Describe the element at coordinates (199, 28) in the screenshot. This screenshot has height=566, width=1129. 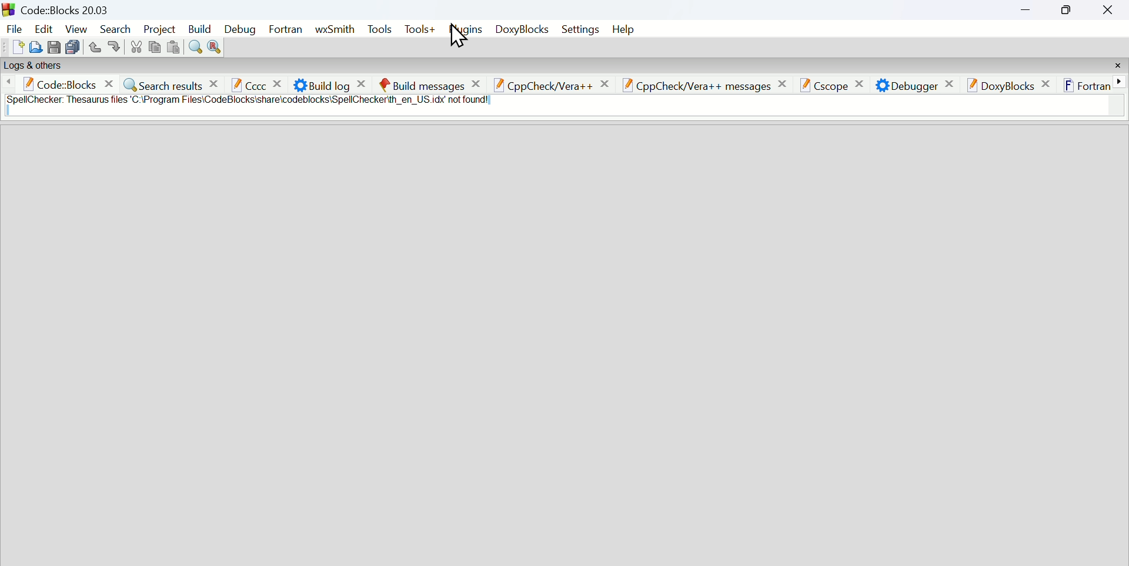
I see `Build` at that location.